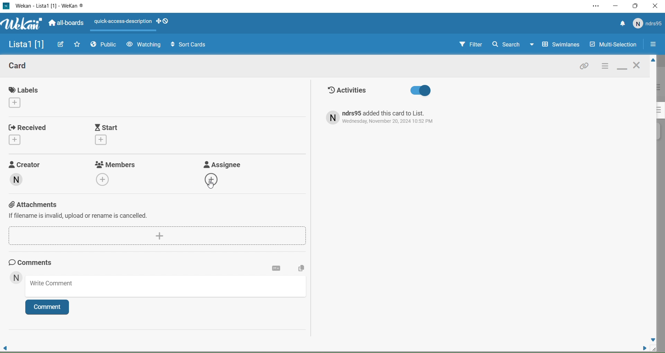 Image resolution: width=665 pixels, height=353 pixels. What do you see at coordinates (653, 45) in the screenshot?
I see `Options` at bounding box center [653, 45].